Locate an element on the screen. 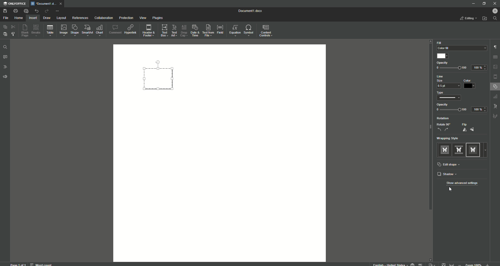  Rotation is located at coordinates (444, 118).